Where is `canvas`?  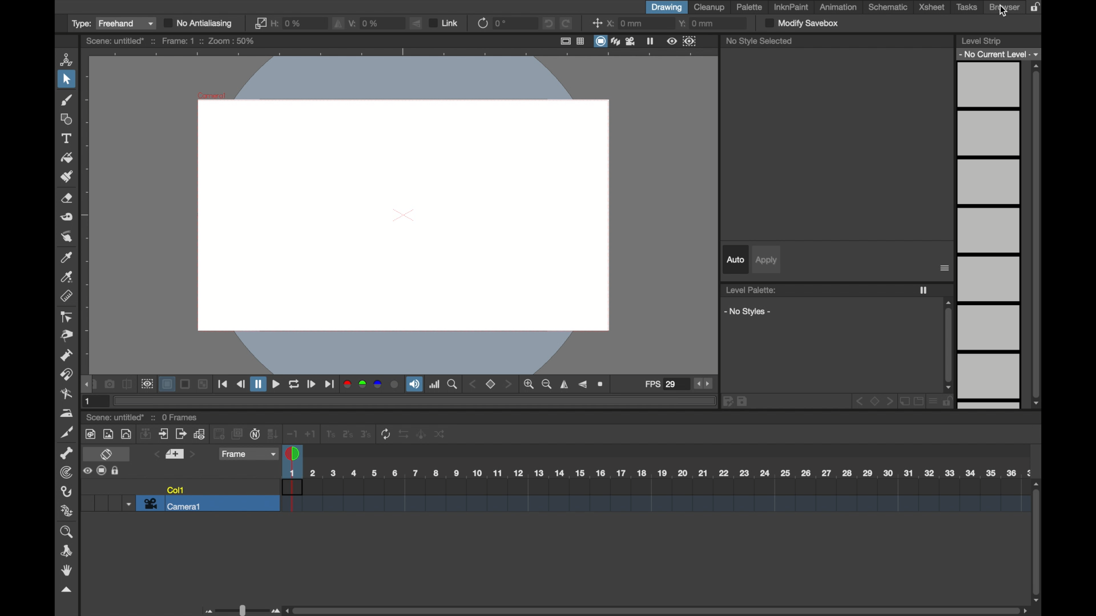
canvas is located at coordinates (401, 212).